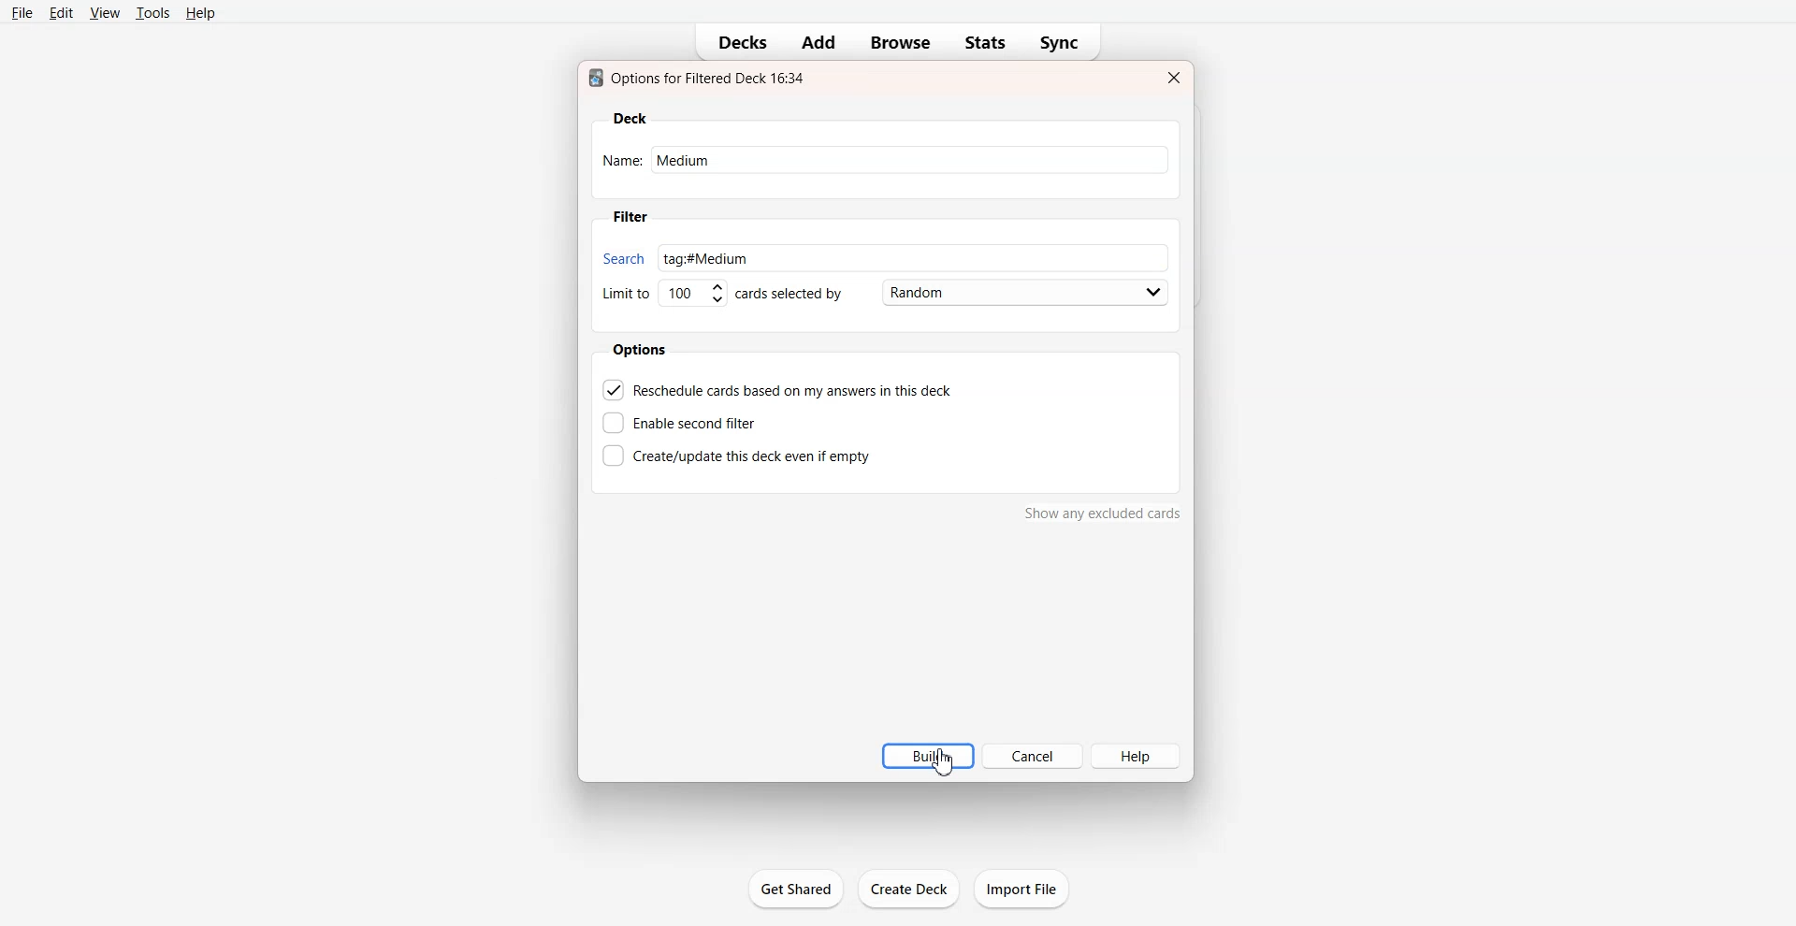 Image resolution: width=1796 pixels, height=926 pixels. Describe the element at coordinates (701, 78) in the screenshot. I see `Text` at that location.